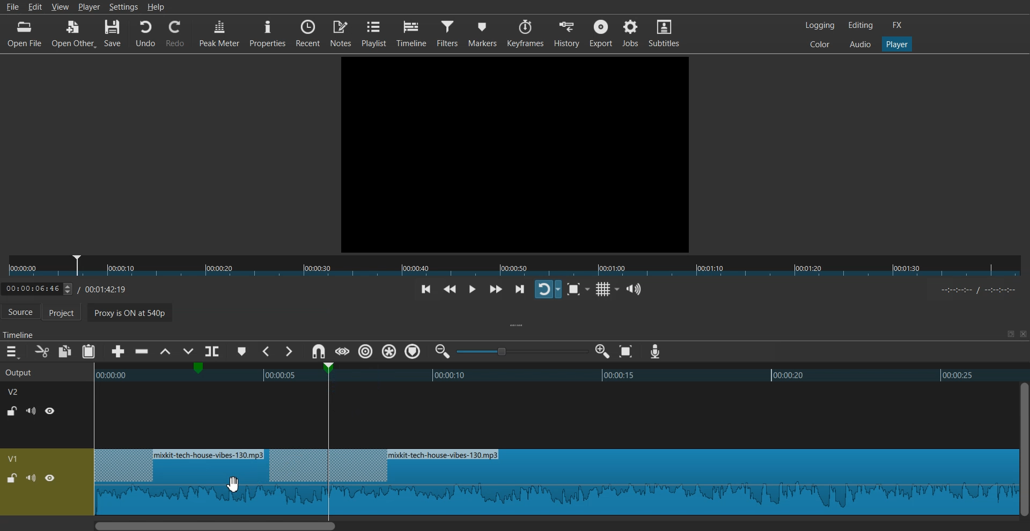 This screenshot has height=531, width=1030. What do you see at coordinates (575, 290) in the screenshot?
I see `Toggle Zoom` at bounding box center [575, 290].